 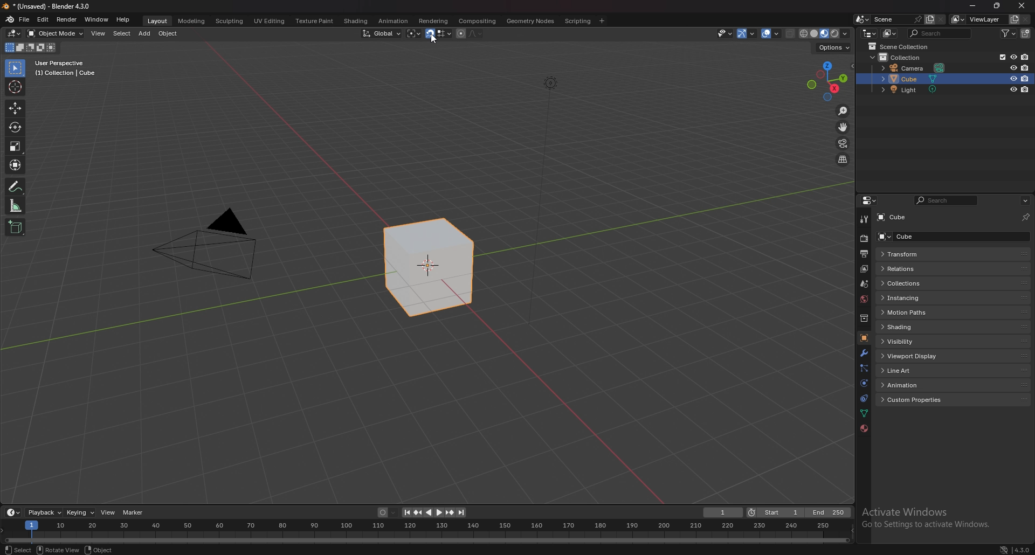 I want to click on visibility, so click(x=914, y=341).